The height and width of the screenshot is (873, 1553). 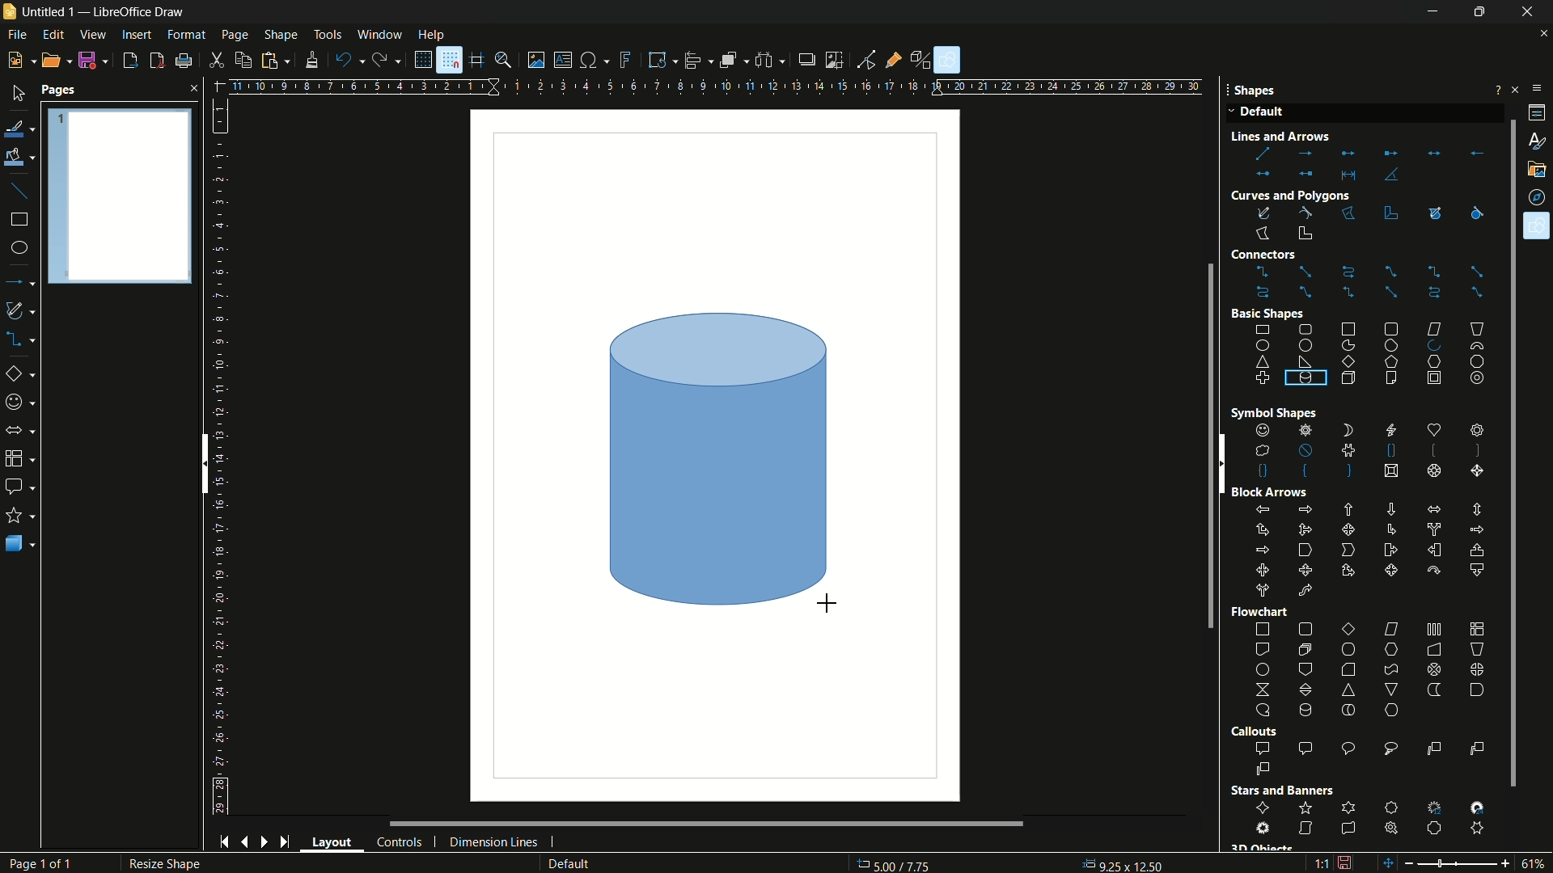 What do you see at coordinates (875, 88) in the screenshot?
I see `width measure scale` at bounding box center [875, 88].